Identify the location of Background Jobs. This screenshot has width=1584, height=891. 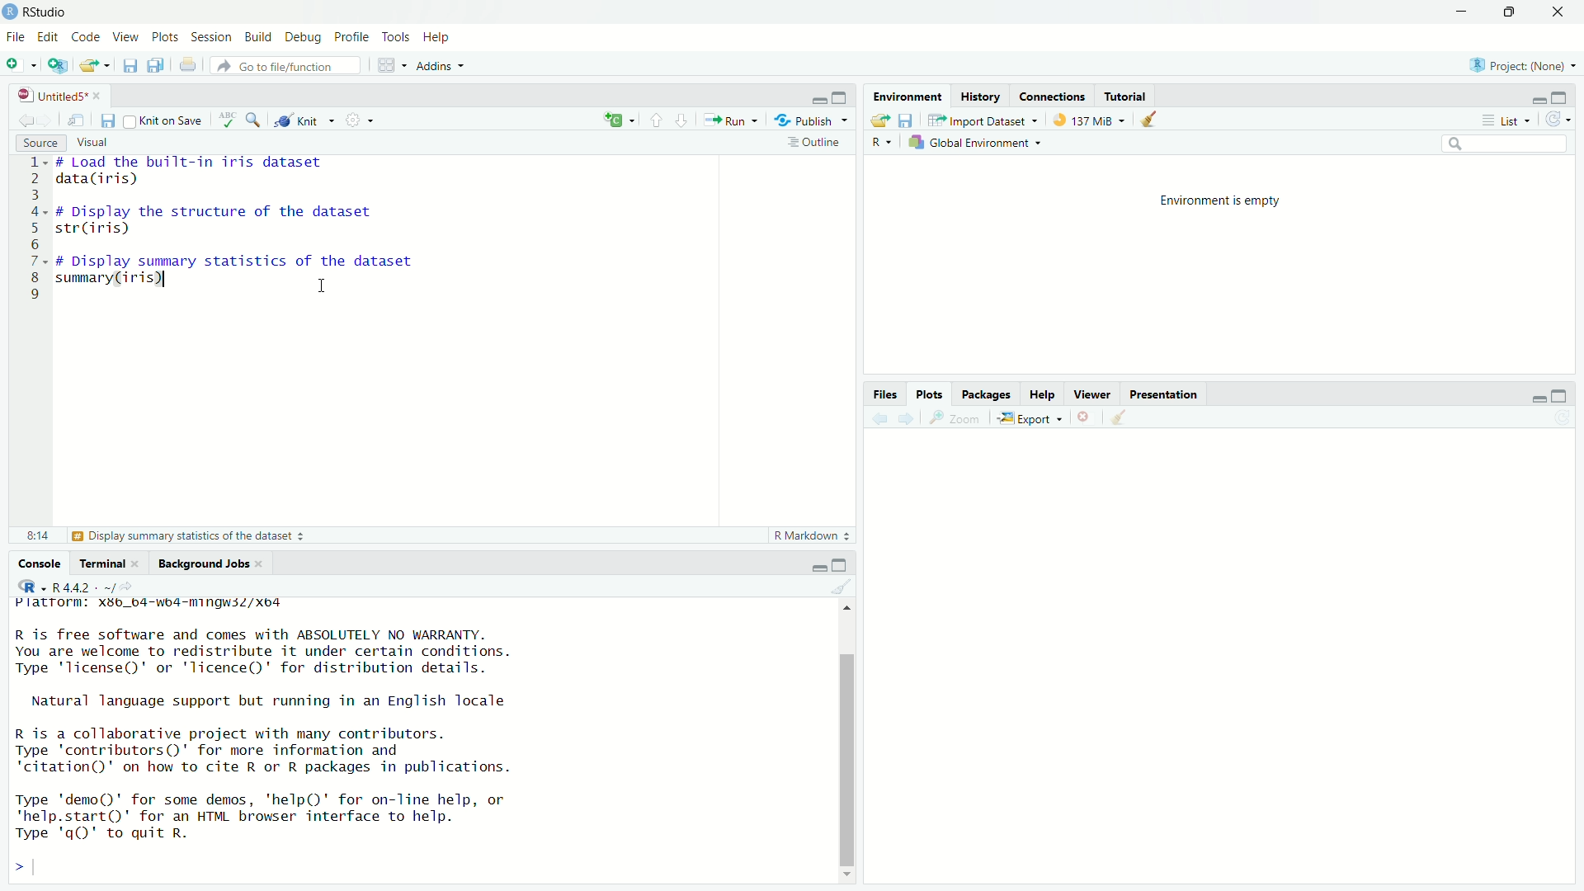
(211, 564).